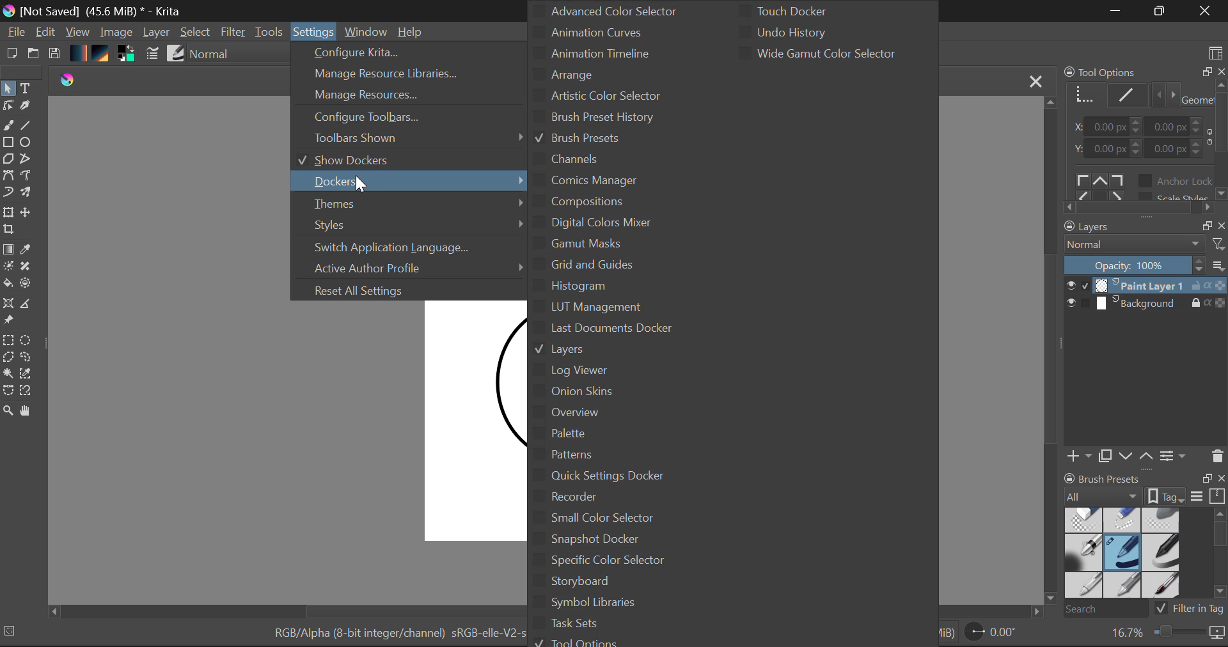 Image resolution: width=1228 pixels, height=647 pixels. I want to click on Styles , so click(411, 226).